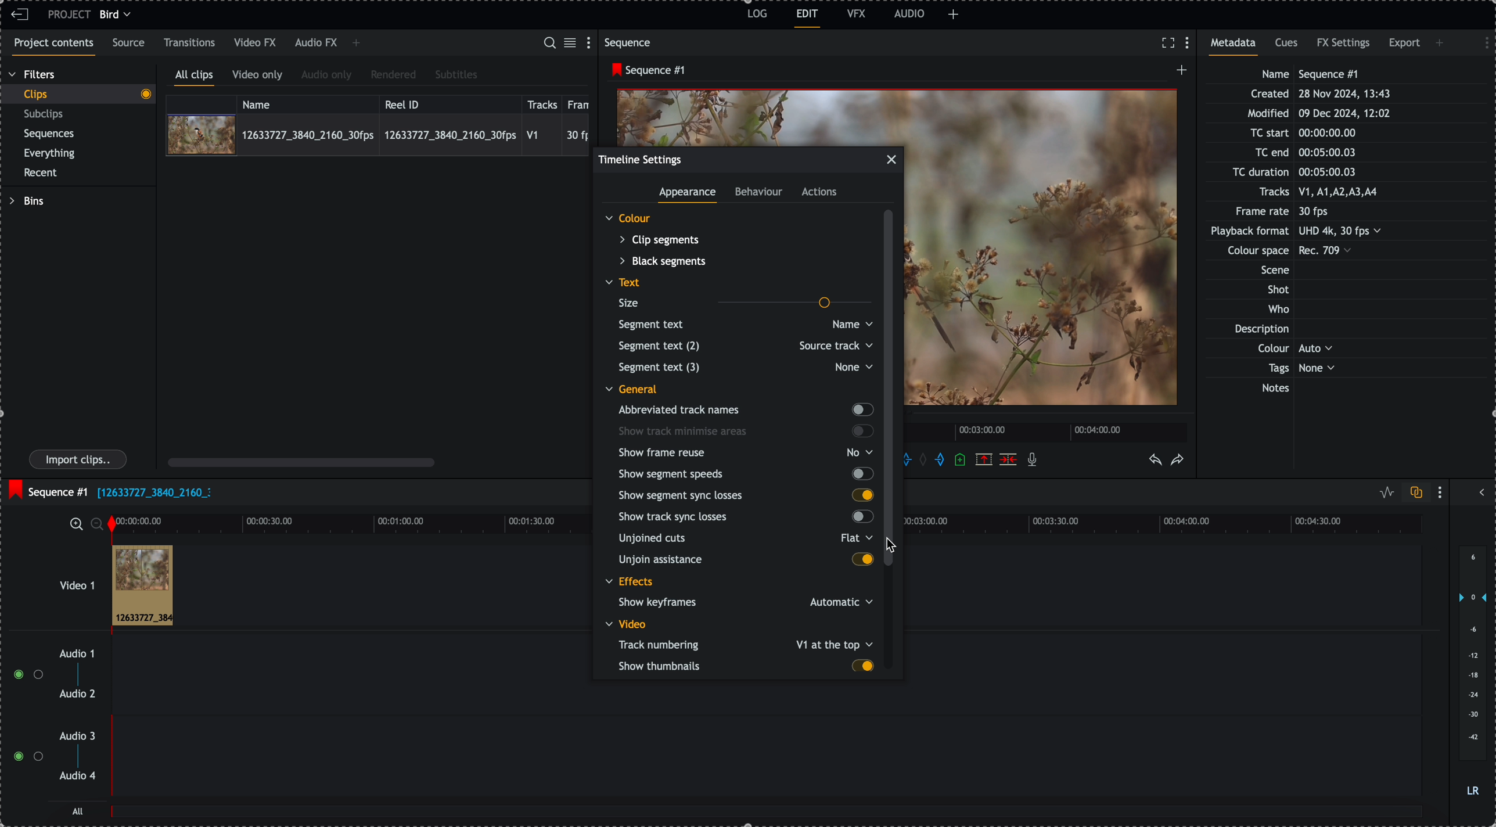  I want to click on toggle between list and tile view, so click(572, 44).